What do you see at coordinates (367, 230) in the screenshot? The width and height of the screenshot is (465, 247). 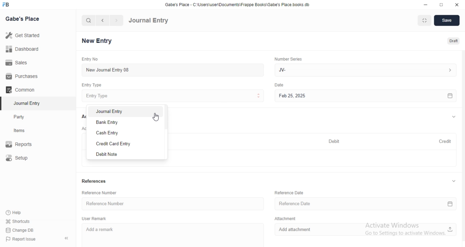 I see `Add attachment` at bounding box center [367, 230].